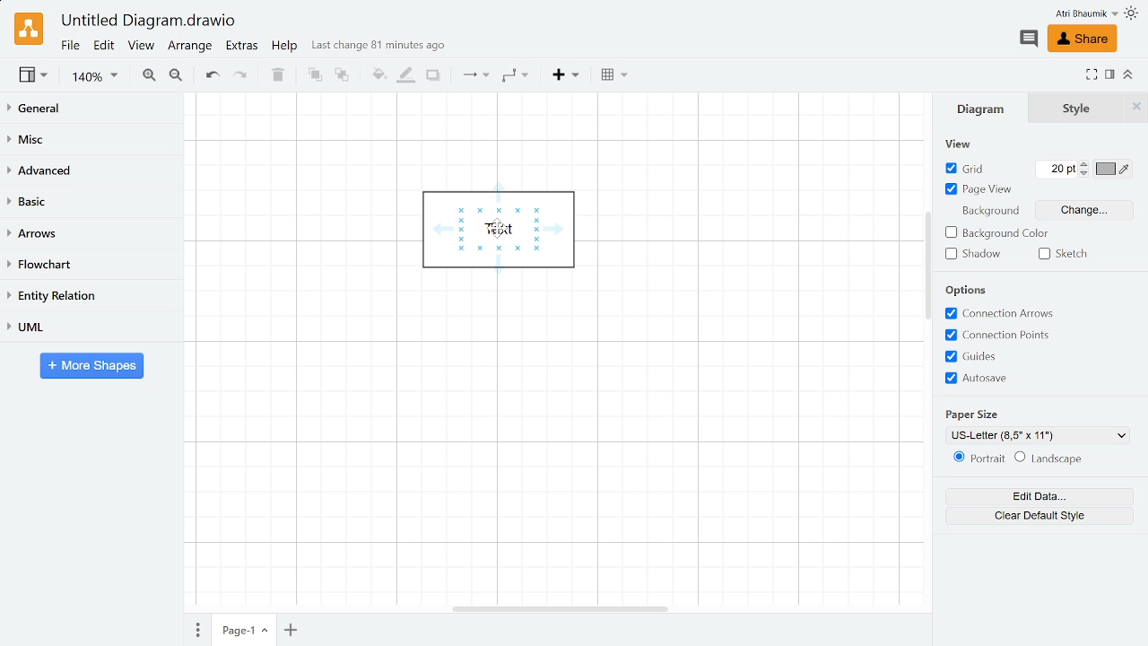  I want to click on paper size, so click(975, 414).